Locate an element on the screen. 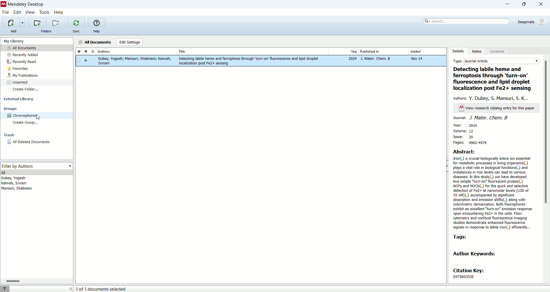 The width and height of the screenshot is (550, 292). remove current library is located at coordinates (56, 23).